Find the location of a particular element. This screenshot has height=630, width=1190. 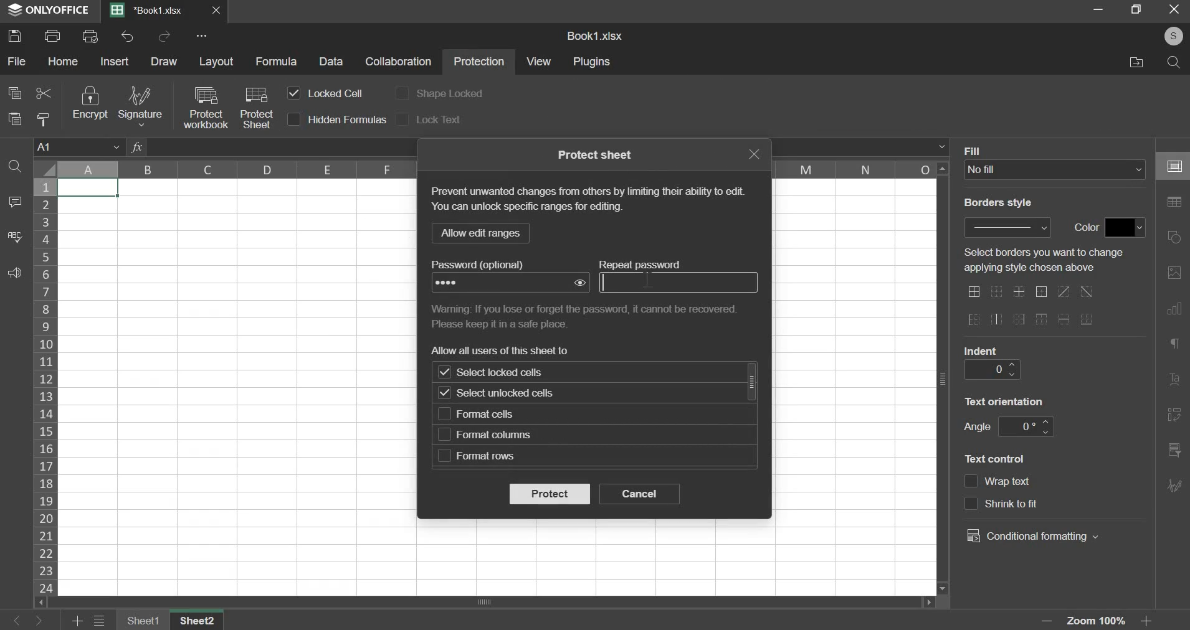

format rows is located at coordinates (486, 456).